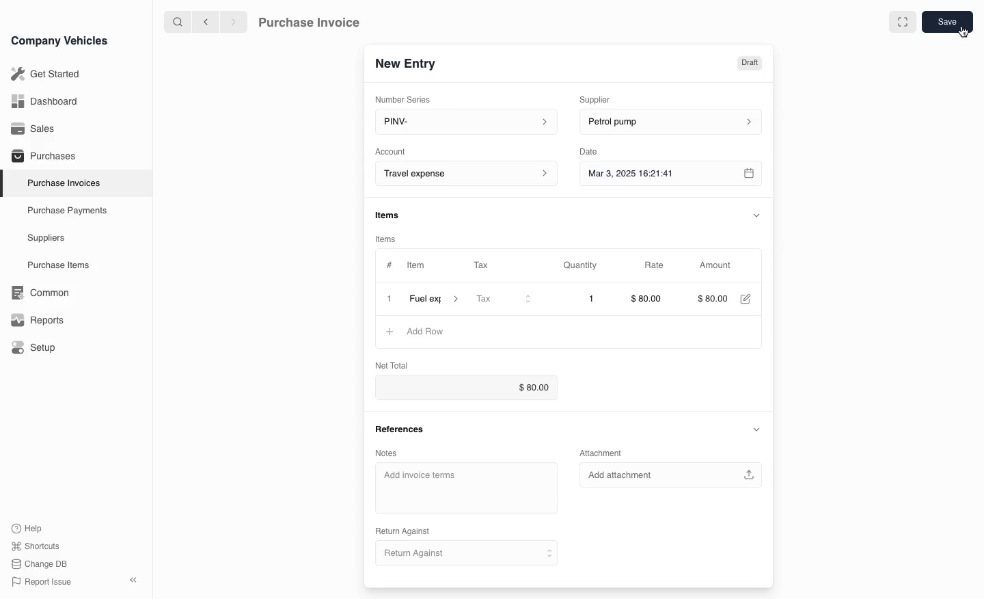  Describe the element at coordinates (462, 123) in the screenshot. I see `PINV-` at that location.